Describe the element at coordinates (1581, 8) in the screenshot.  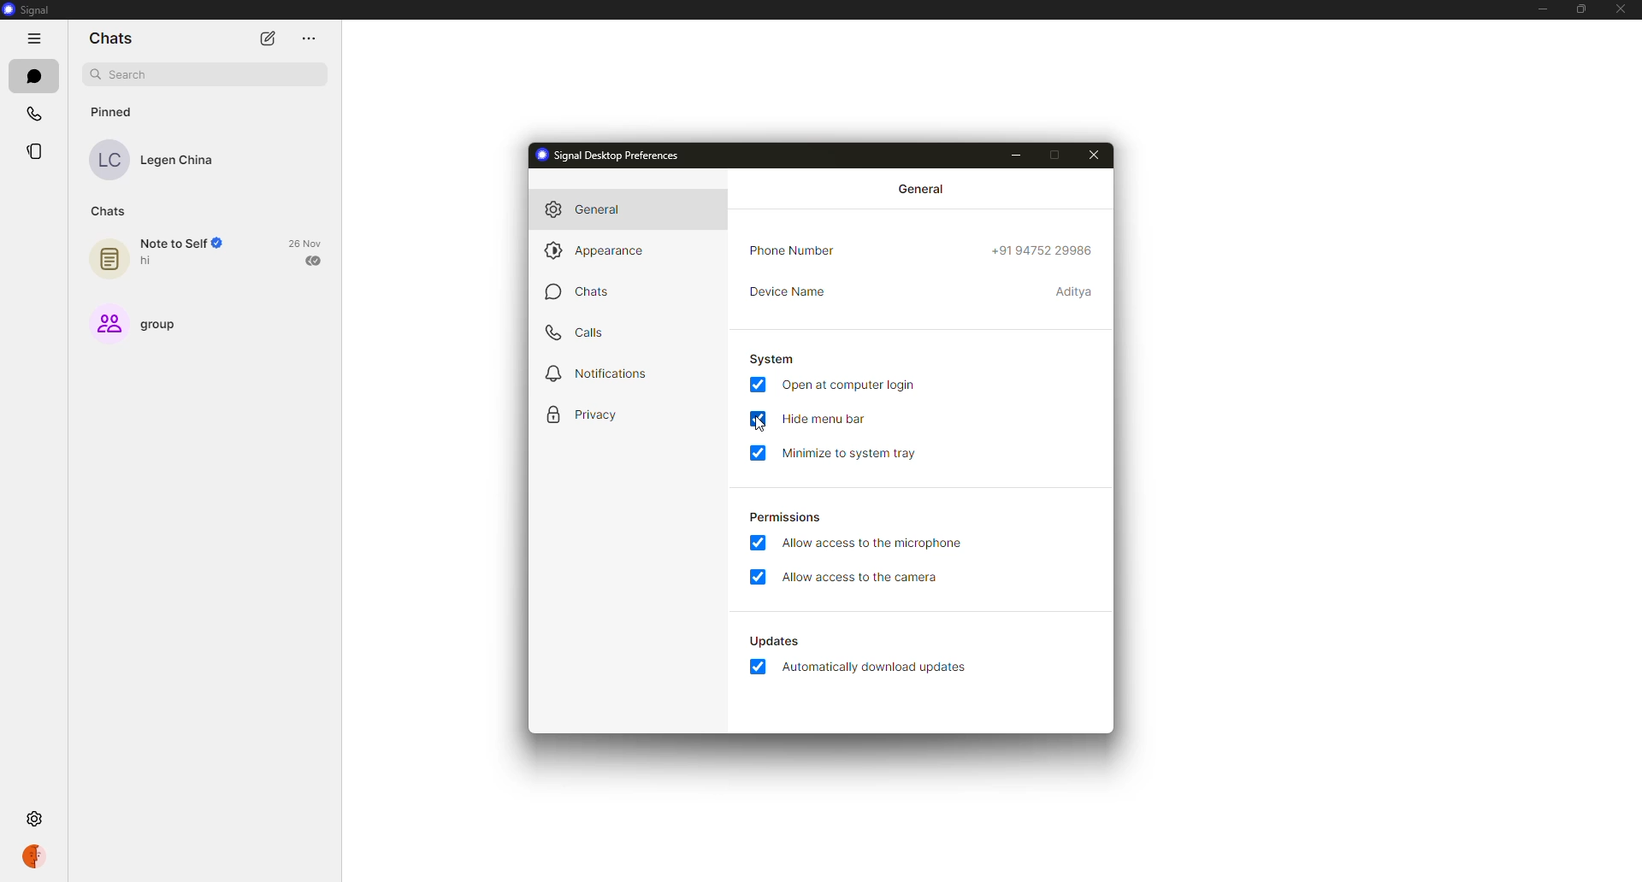
I see `maximize` at that location.